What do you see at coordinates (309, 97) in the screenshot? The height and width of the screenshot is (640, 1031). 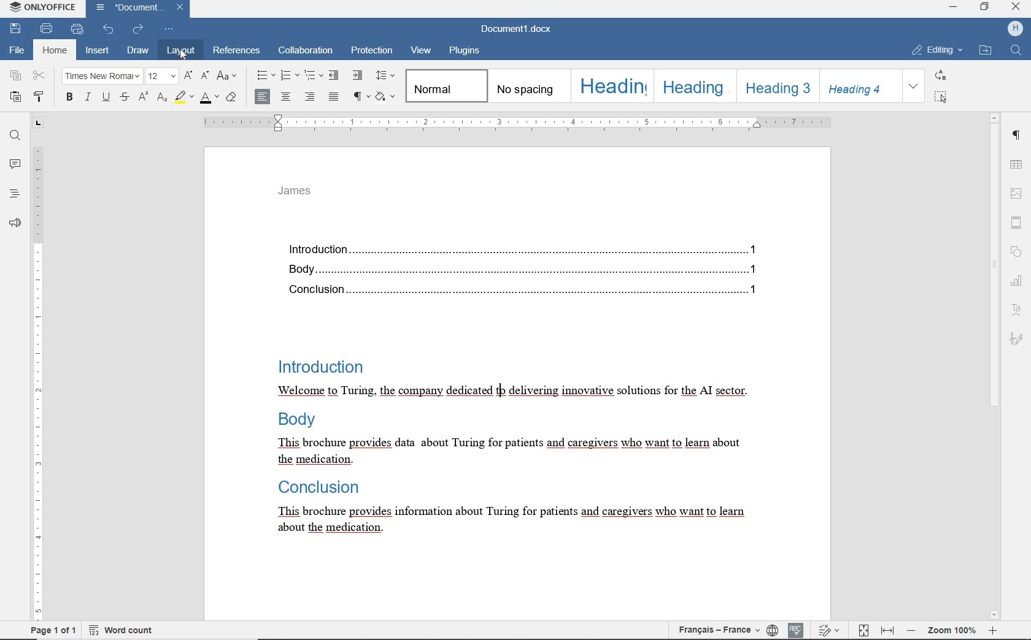 I see `align right` at bounding box center [309, 97].